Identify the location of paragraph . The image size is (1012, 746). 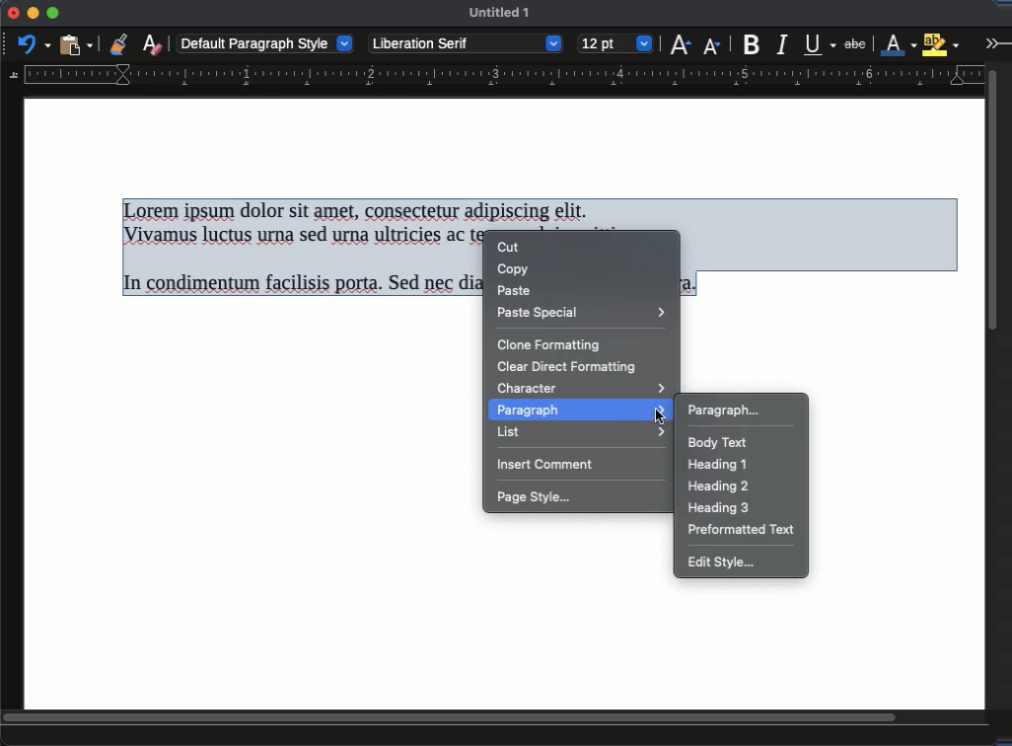
(724, 410).